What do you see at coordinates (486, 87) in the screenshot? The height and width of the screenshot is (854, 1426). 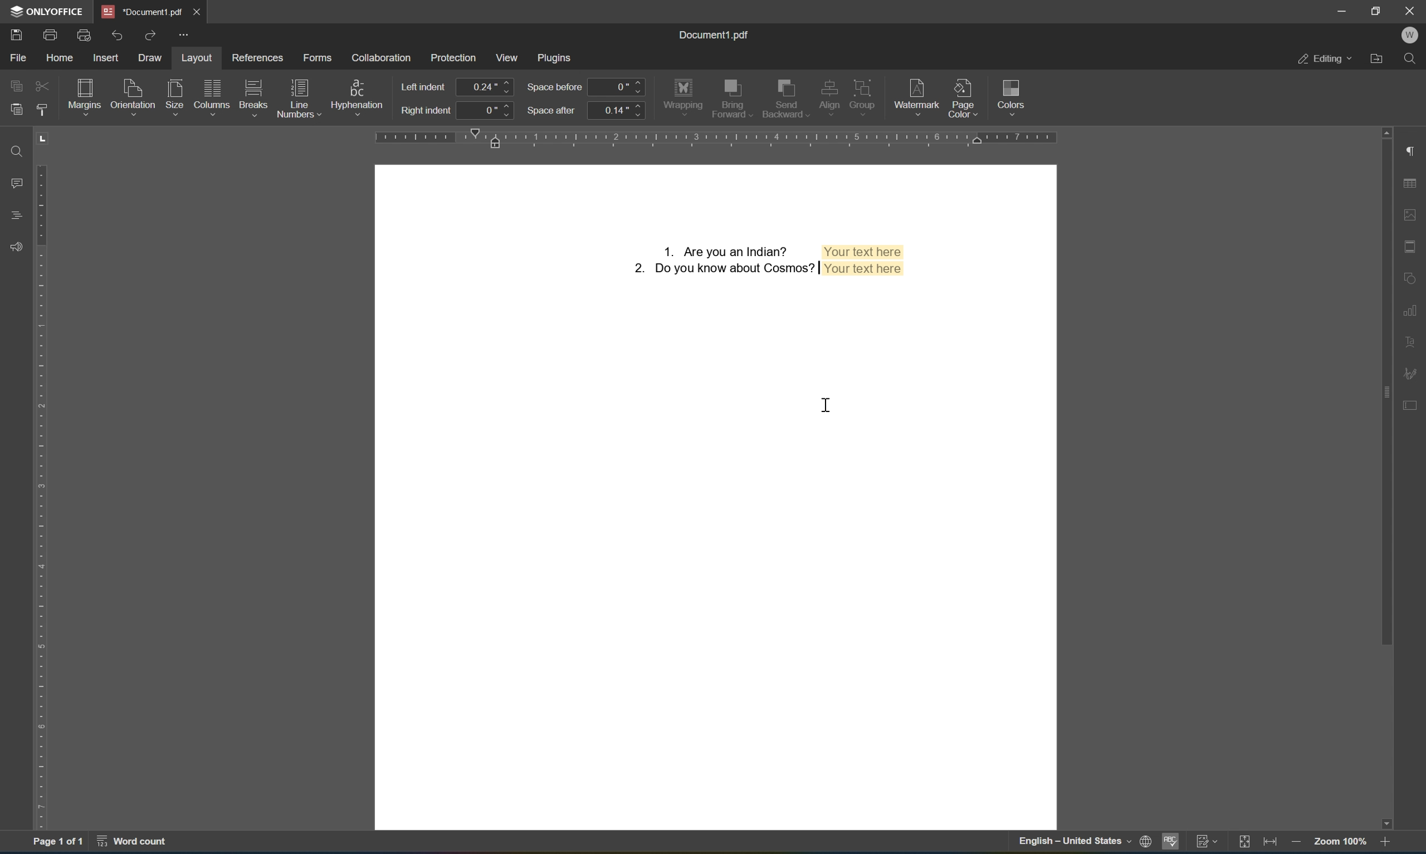 I see `0.24` at bounding box center [486, 87].